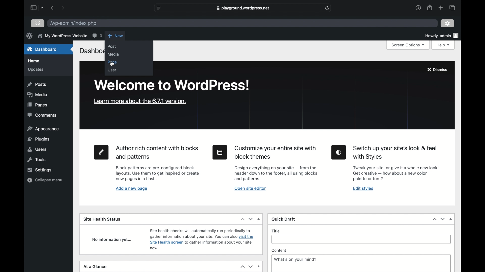 The width and height of the screenshot is (485, 272). What do you see at coordinates (63, 7) in the screenshot?
I see `next page` at bounding box center [63, 7].